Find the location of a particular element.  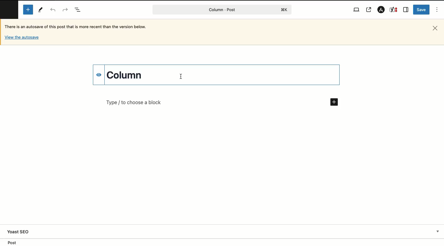

Options is located at coordinates (438, 9).